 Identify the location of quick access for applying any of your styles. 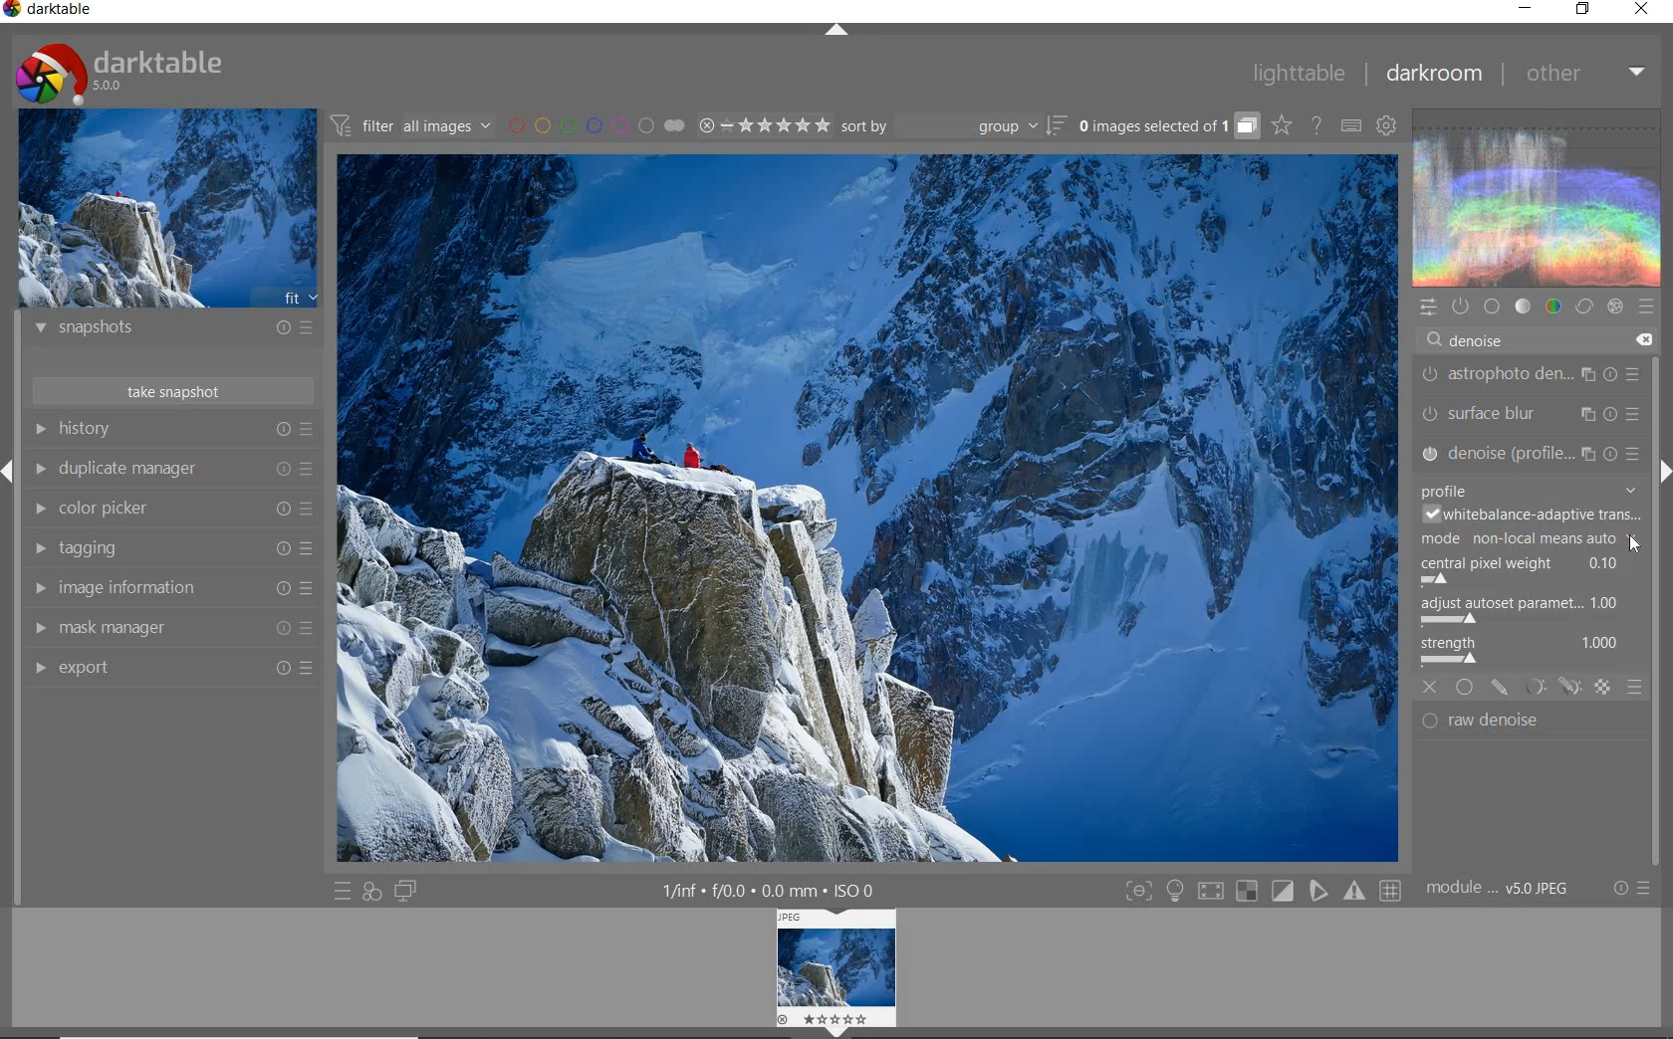
(372, 894).